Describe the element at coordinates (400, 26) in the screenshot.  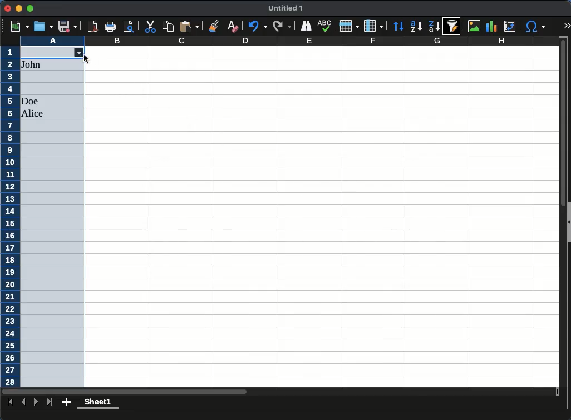
I see `sort` at that location.